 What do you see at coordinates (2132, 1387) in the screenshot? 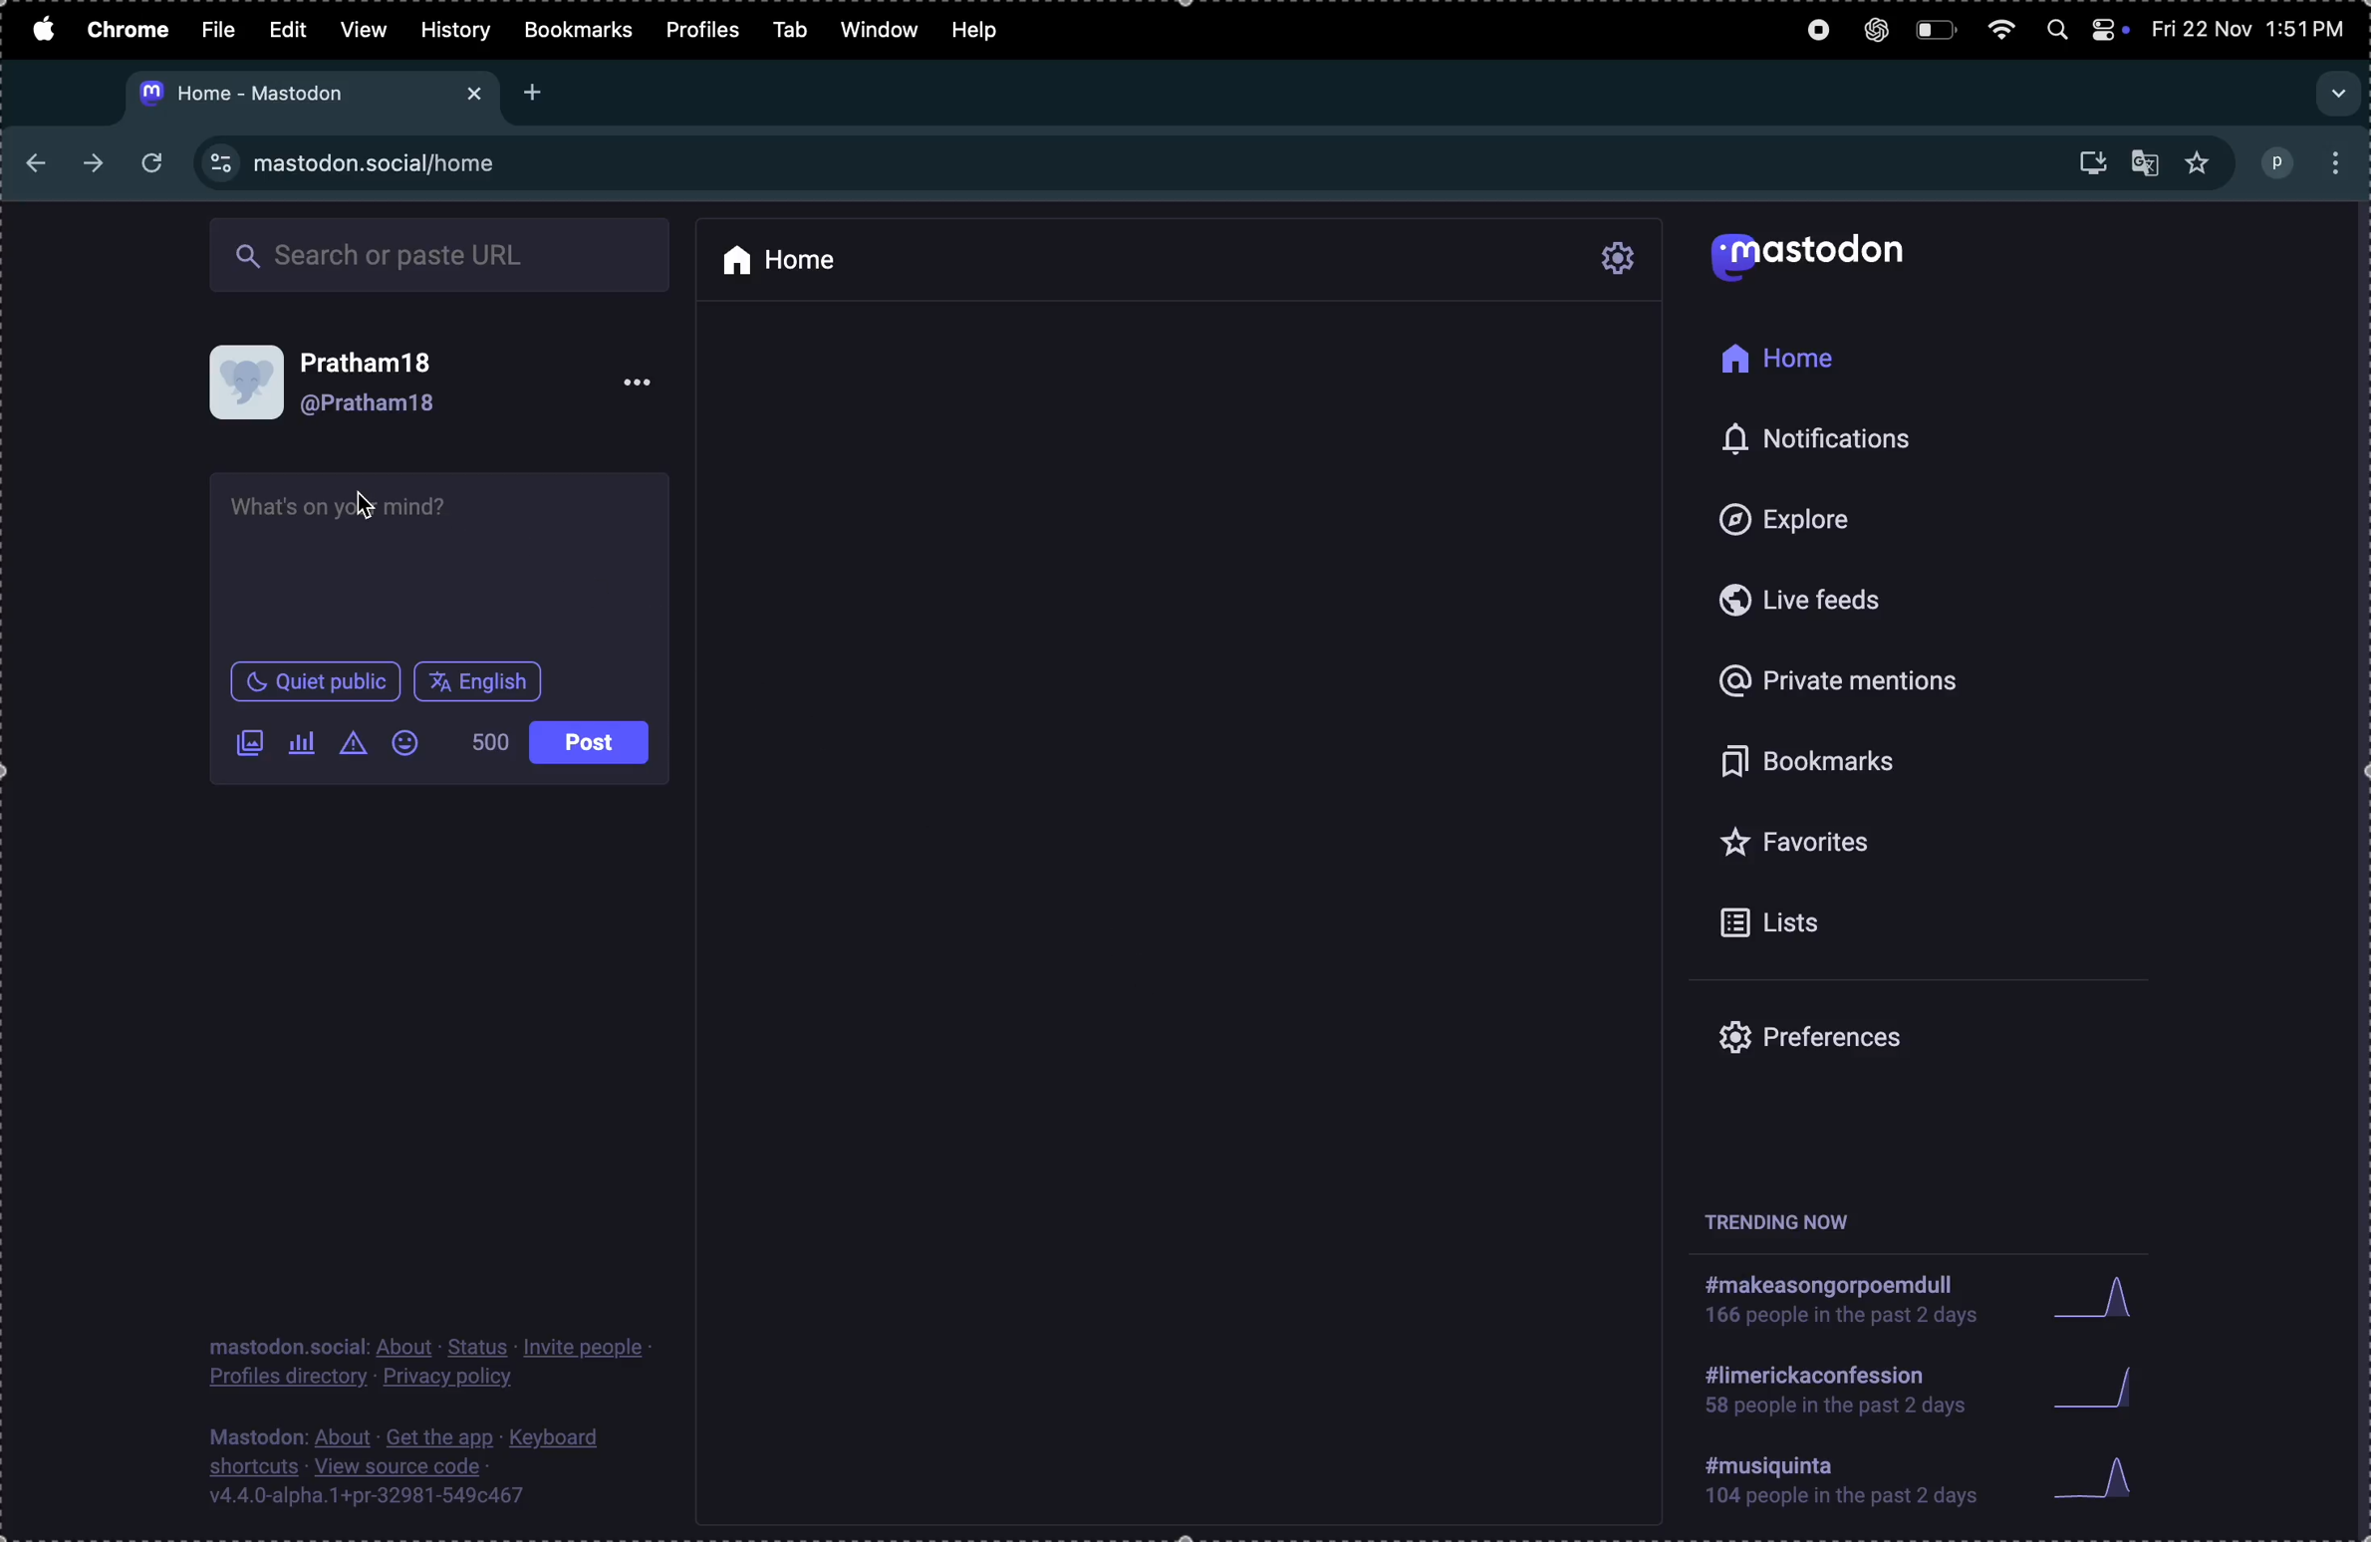
I see `graphs` at bounding box center [2132, 1387].